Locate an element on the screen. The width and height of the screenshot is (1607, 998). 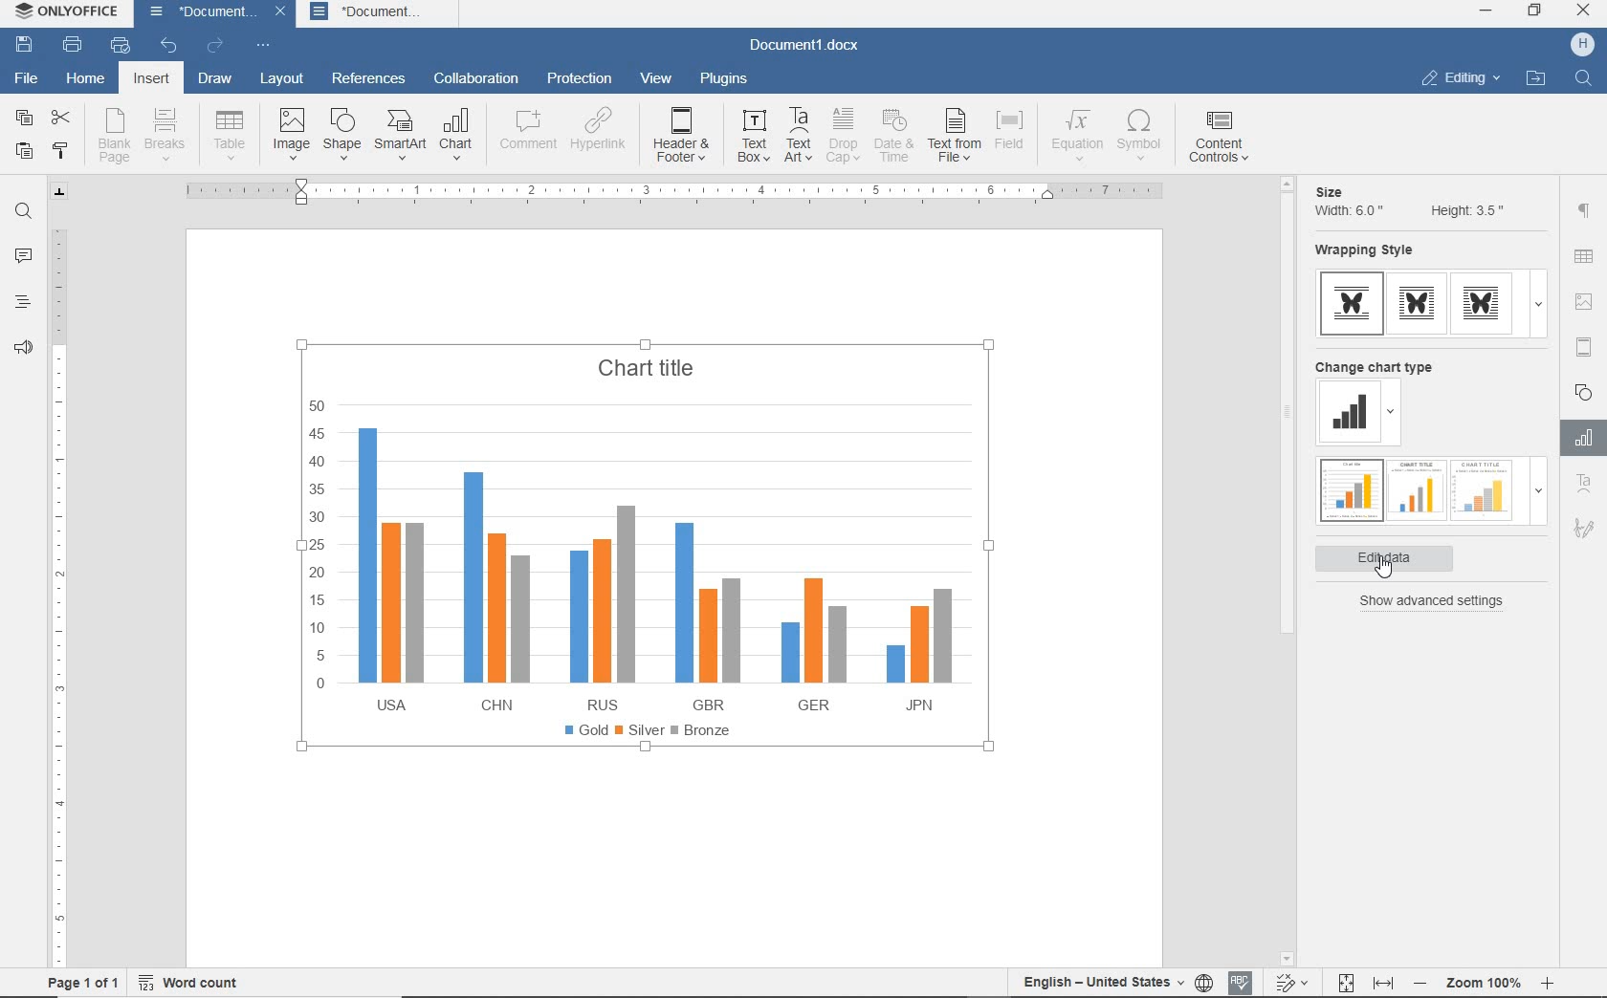
legend is located at coordinates (649, 729).